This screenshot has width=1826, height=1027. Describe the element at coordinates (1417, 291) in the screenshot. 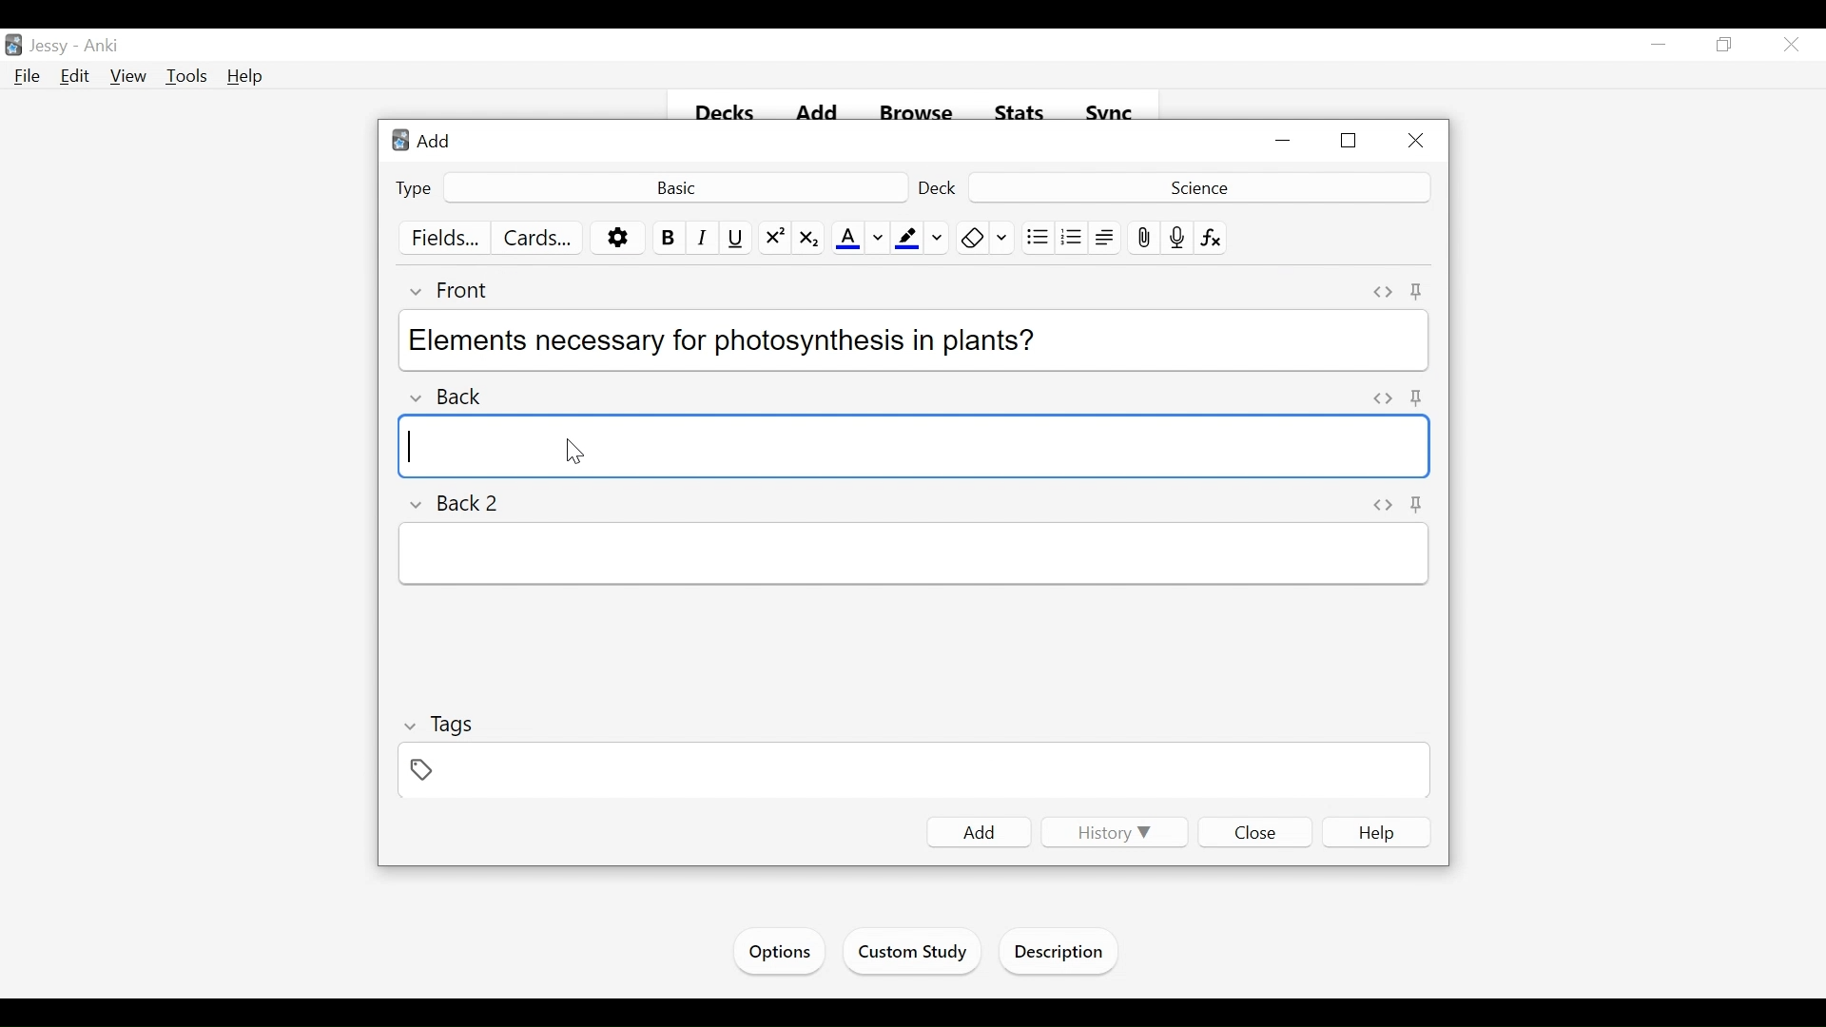

I see `Toggle Sticky` at that location.